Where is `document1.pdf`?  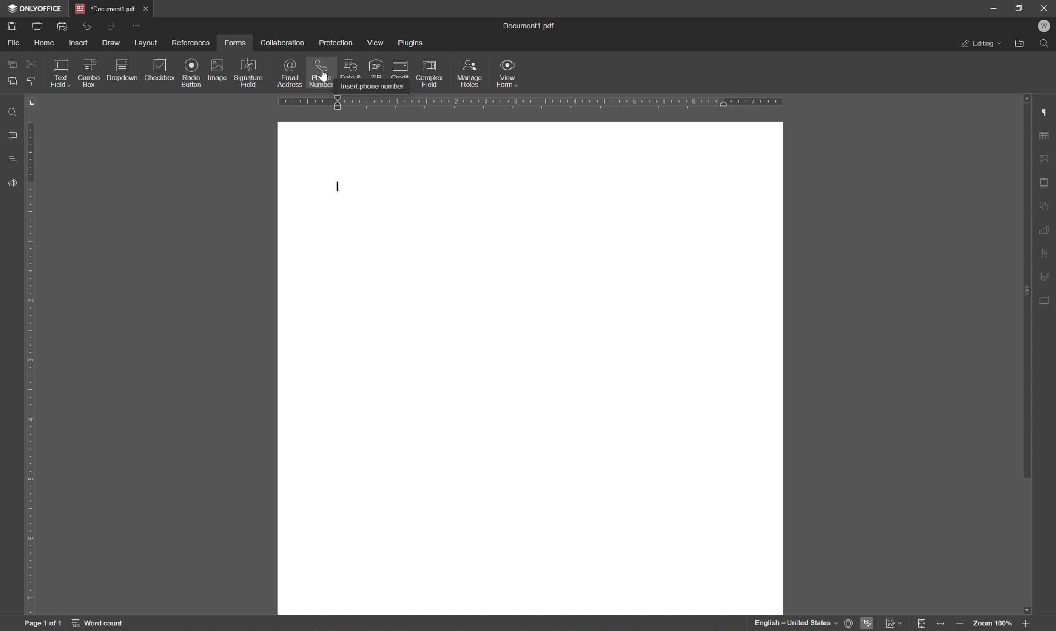 document1.pdf is located at coordinates (532, 26).